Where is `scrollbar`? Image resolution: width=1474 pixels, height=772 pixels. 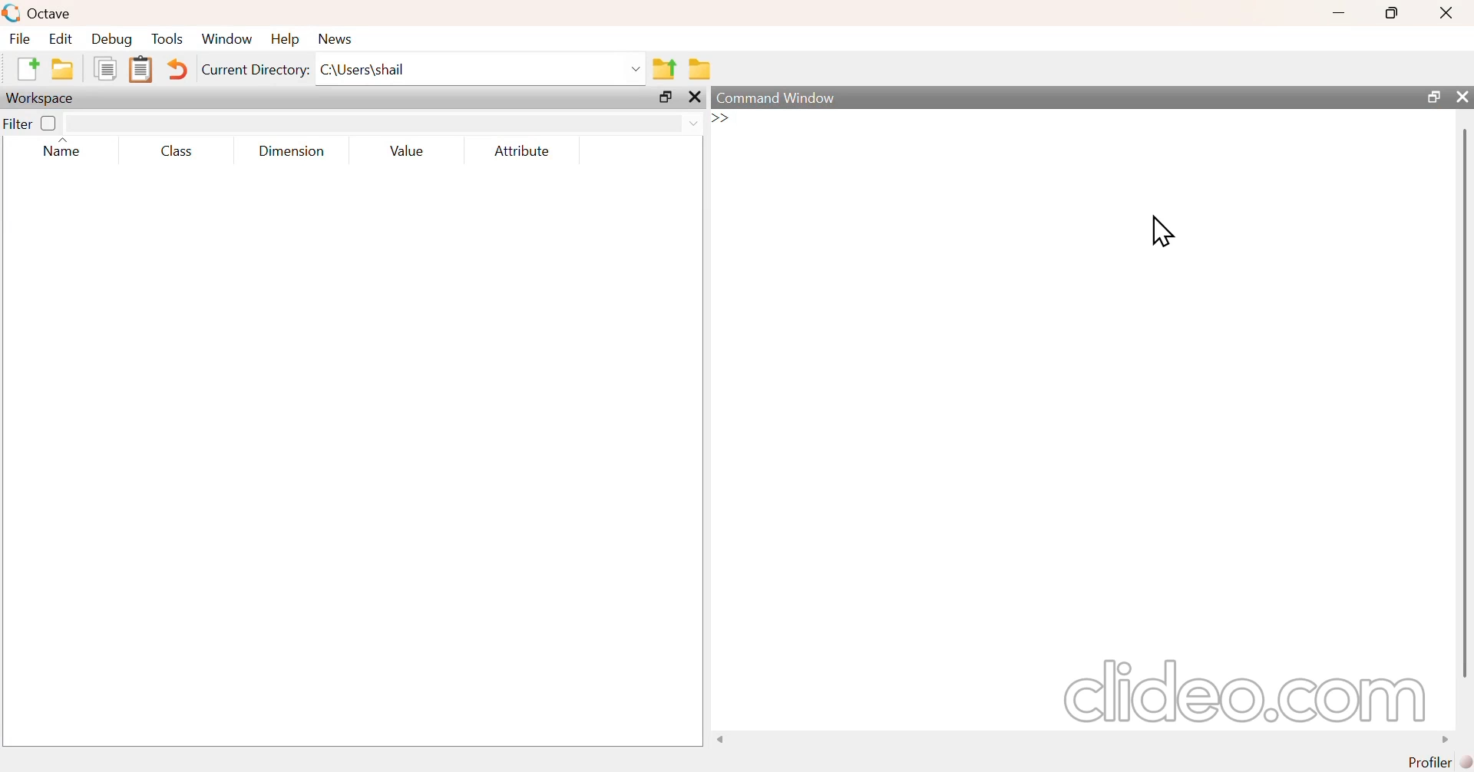 scrollbar is located at coordinates (1465, 401).